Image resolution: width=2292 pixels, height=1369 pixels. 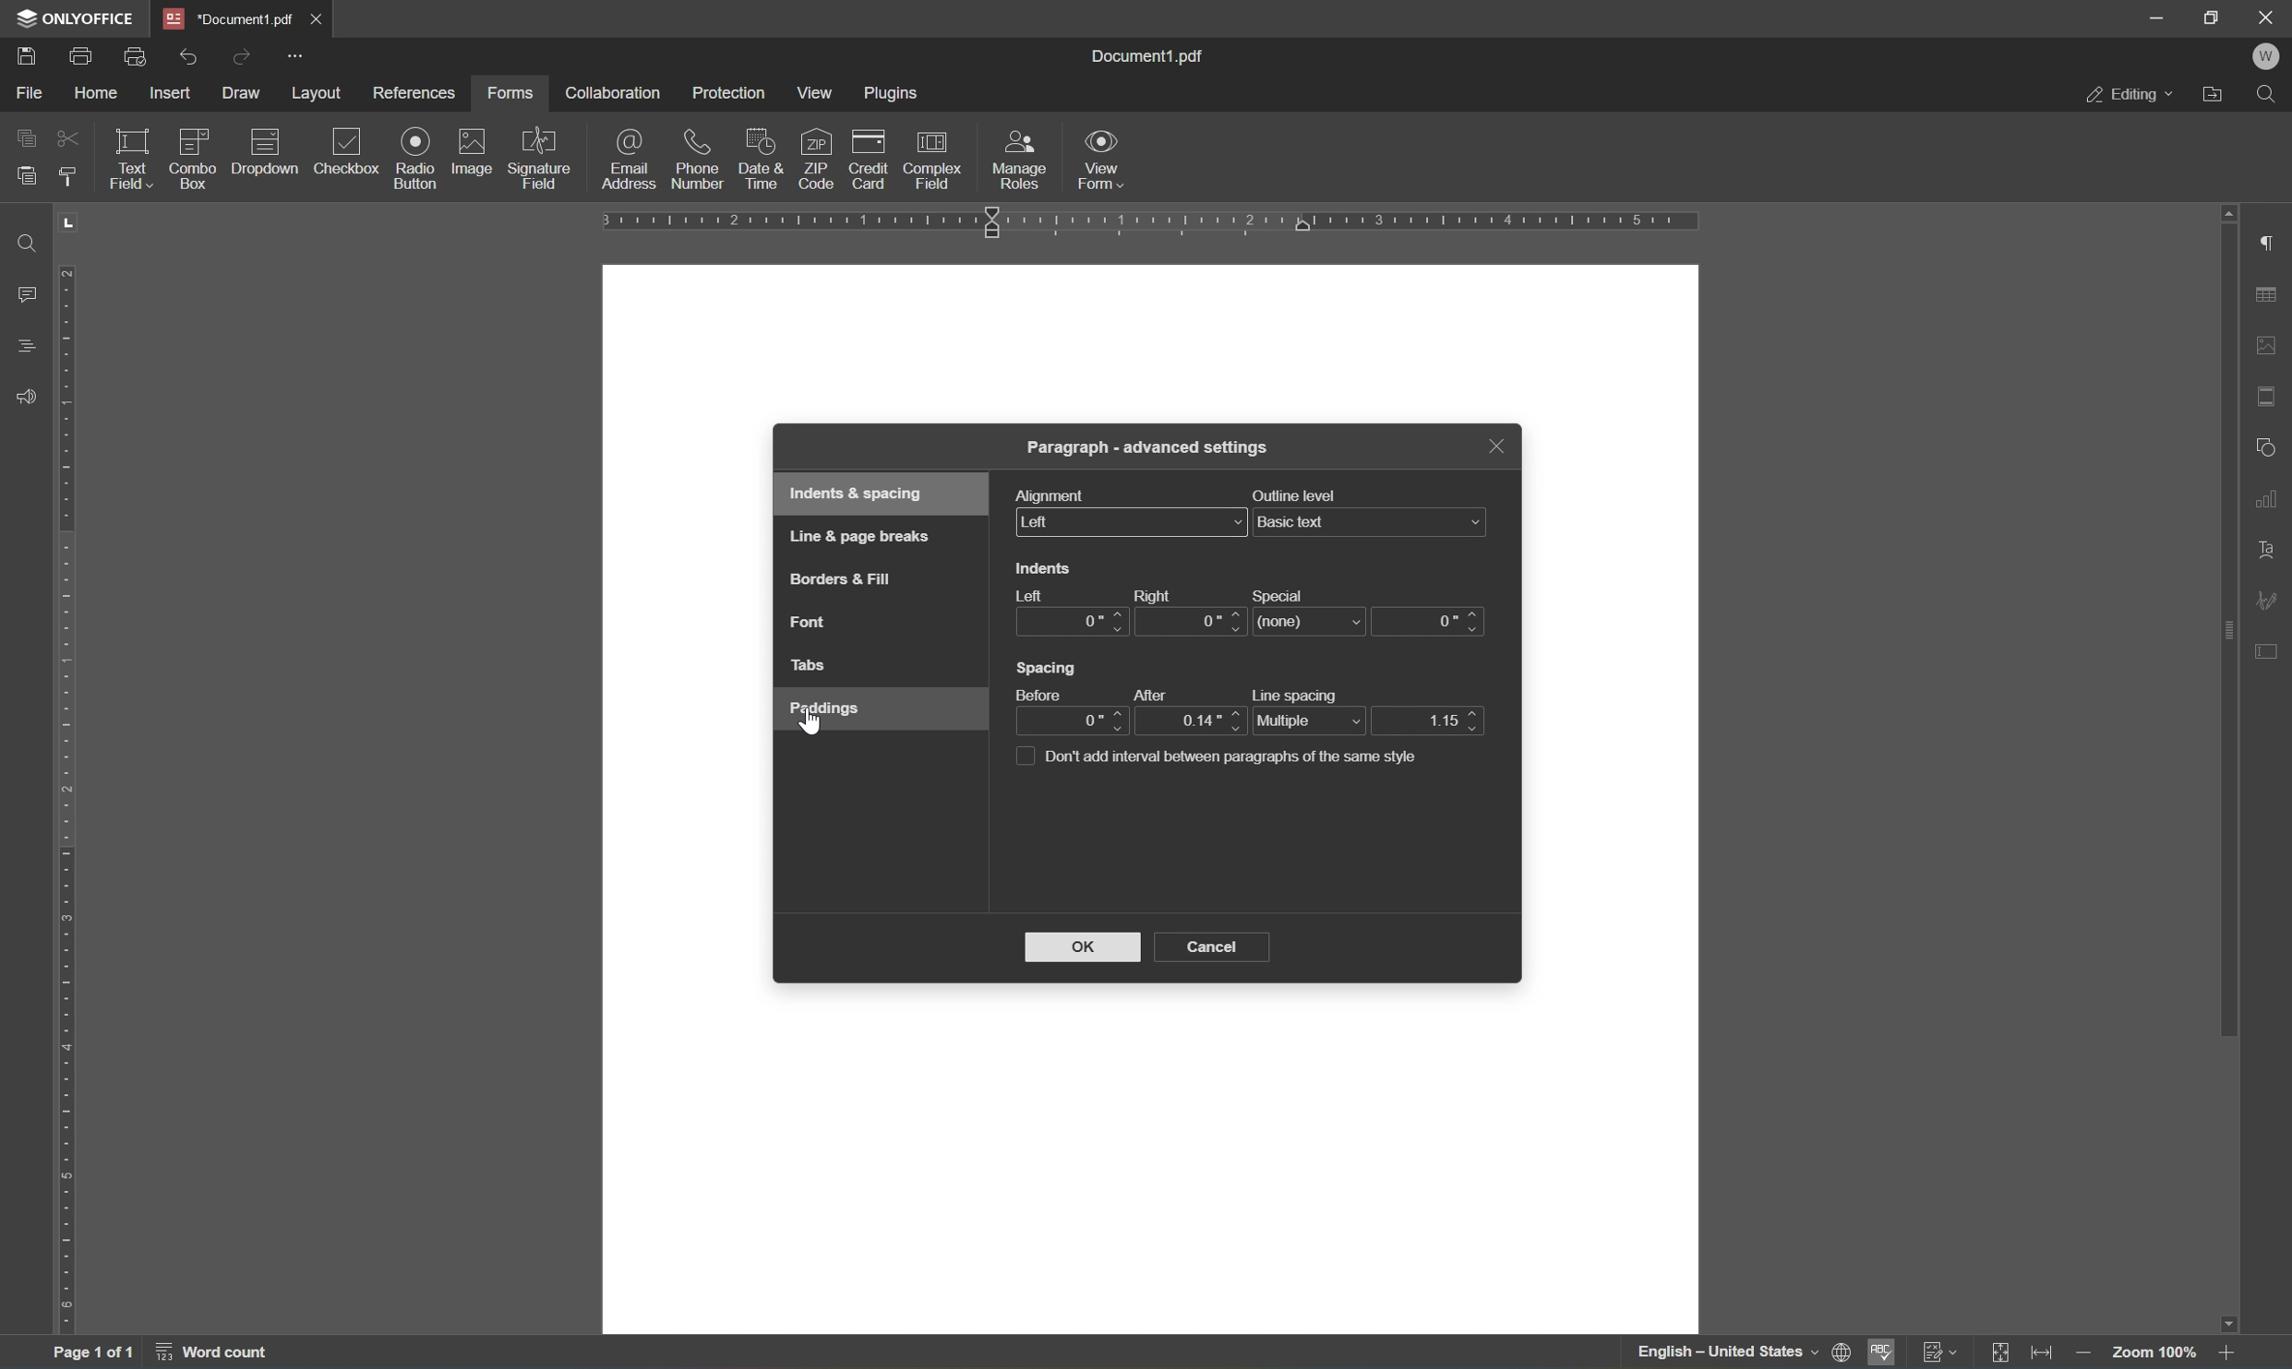 I want to click on Open file location, so click(x=2217, y=96).